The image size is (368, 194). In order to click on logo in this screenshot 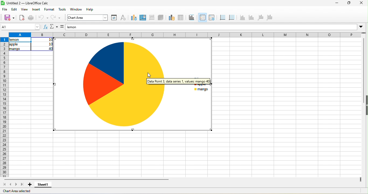, I will do `click(3, 3)`.